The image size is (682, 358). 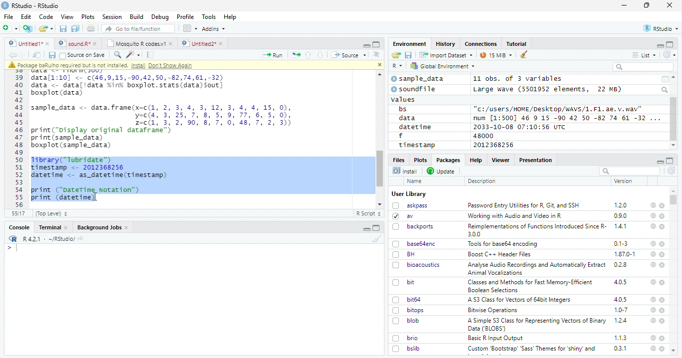 I want to click on (Classes and Methods for Fast Memory-Efficient
Boolean Selections, so click(x=531, y=286).